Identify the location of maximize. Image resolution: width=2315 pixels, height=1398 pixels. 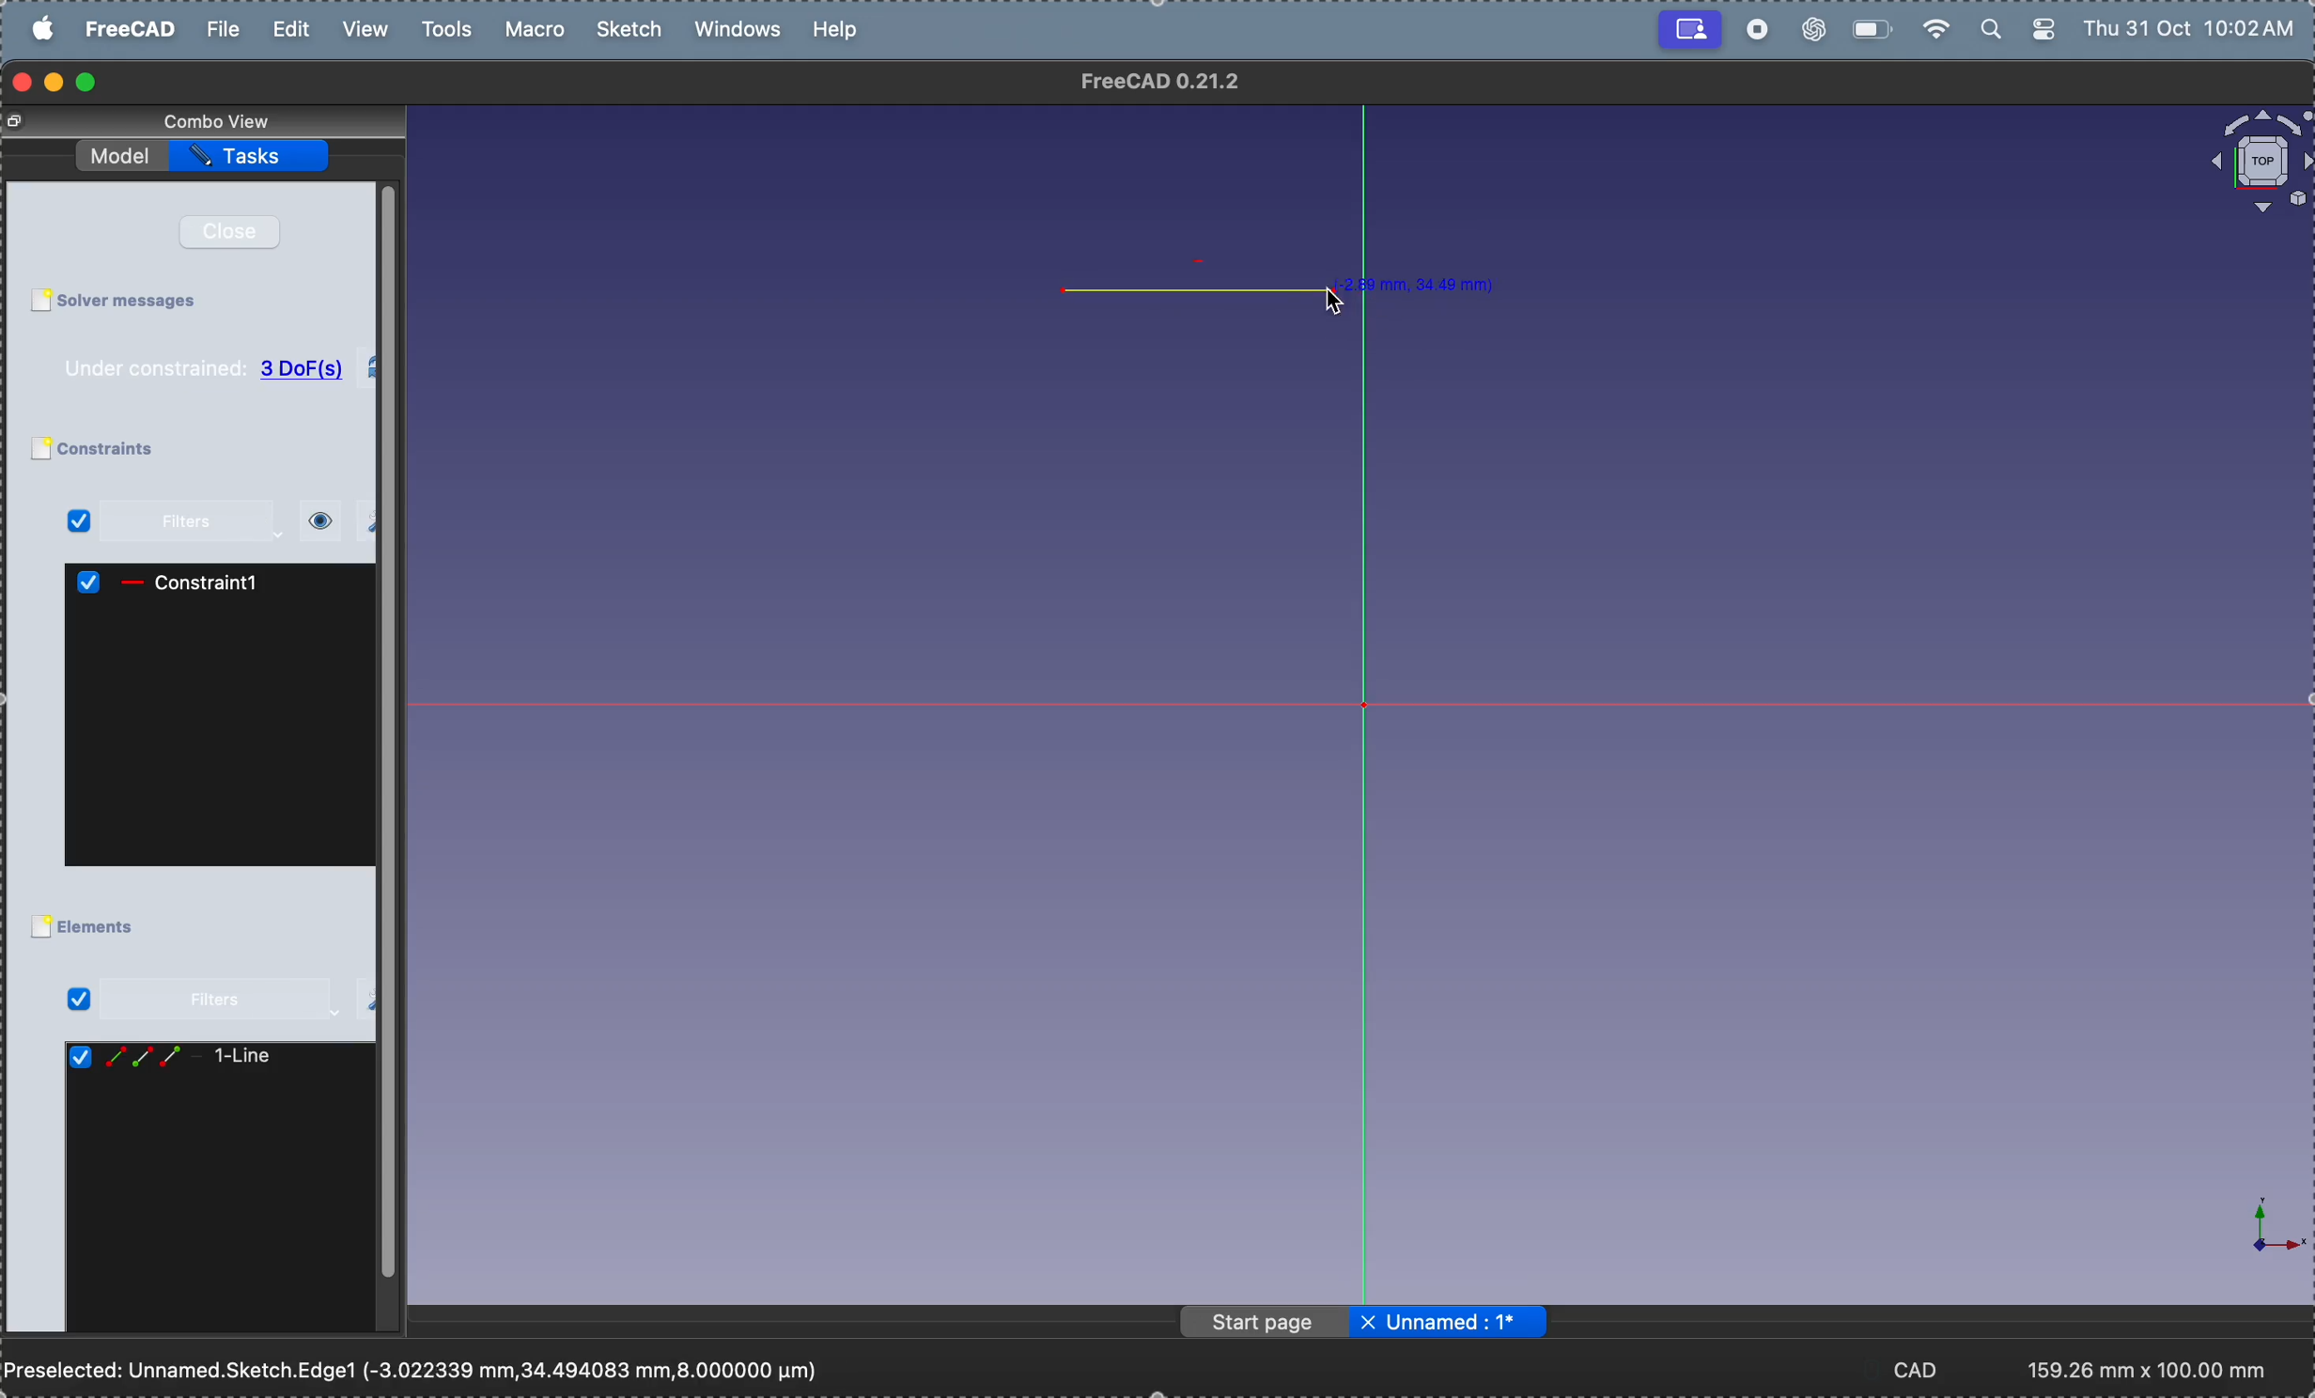
(88, 84).